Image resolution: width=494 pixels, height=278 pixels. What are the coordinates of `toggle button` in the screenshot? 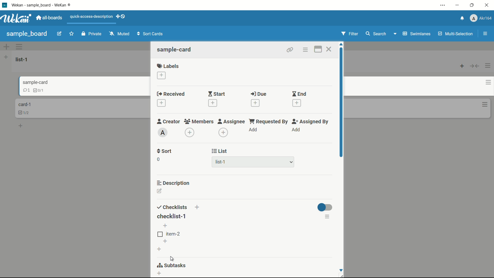 It's located at (324, 207).